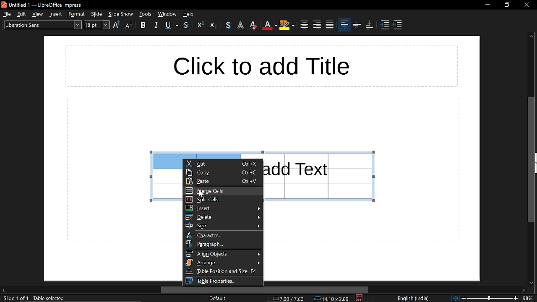 The width and height of the screenshot is (537, 302). What do you see at coordinates (121, 14) in the screenshot?
I see `slide show` at bounding box center [121, 14].